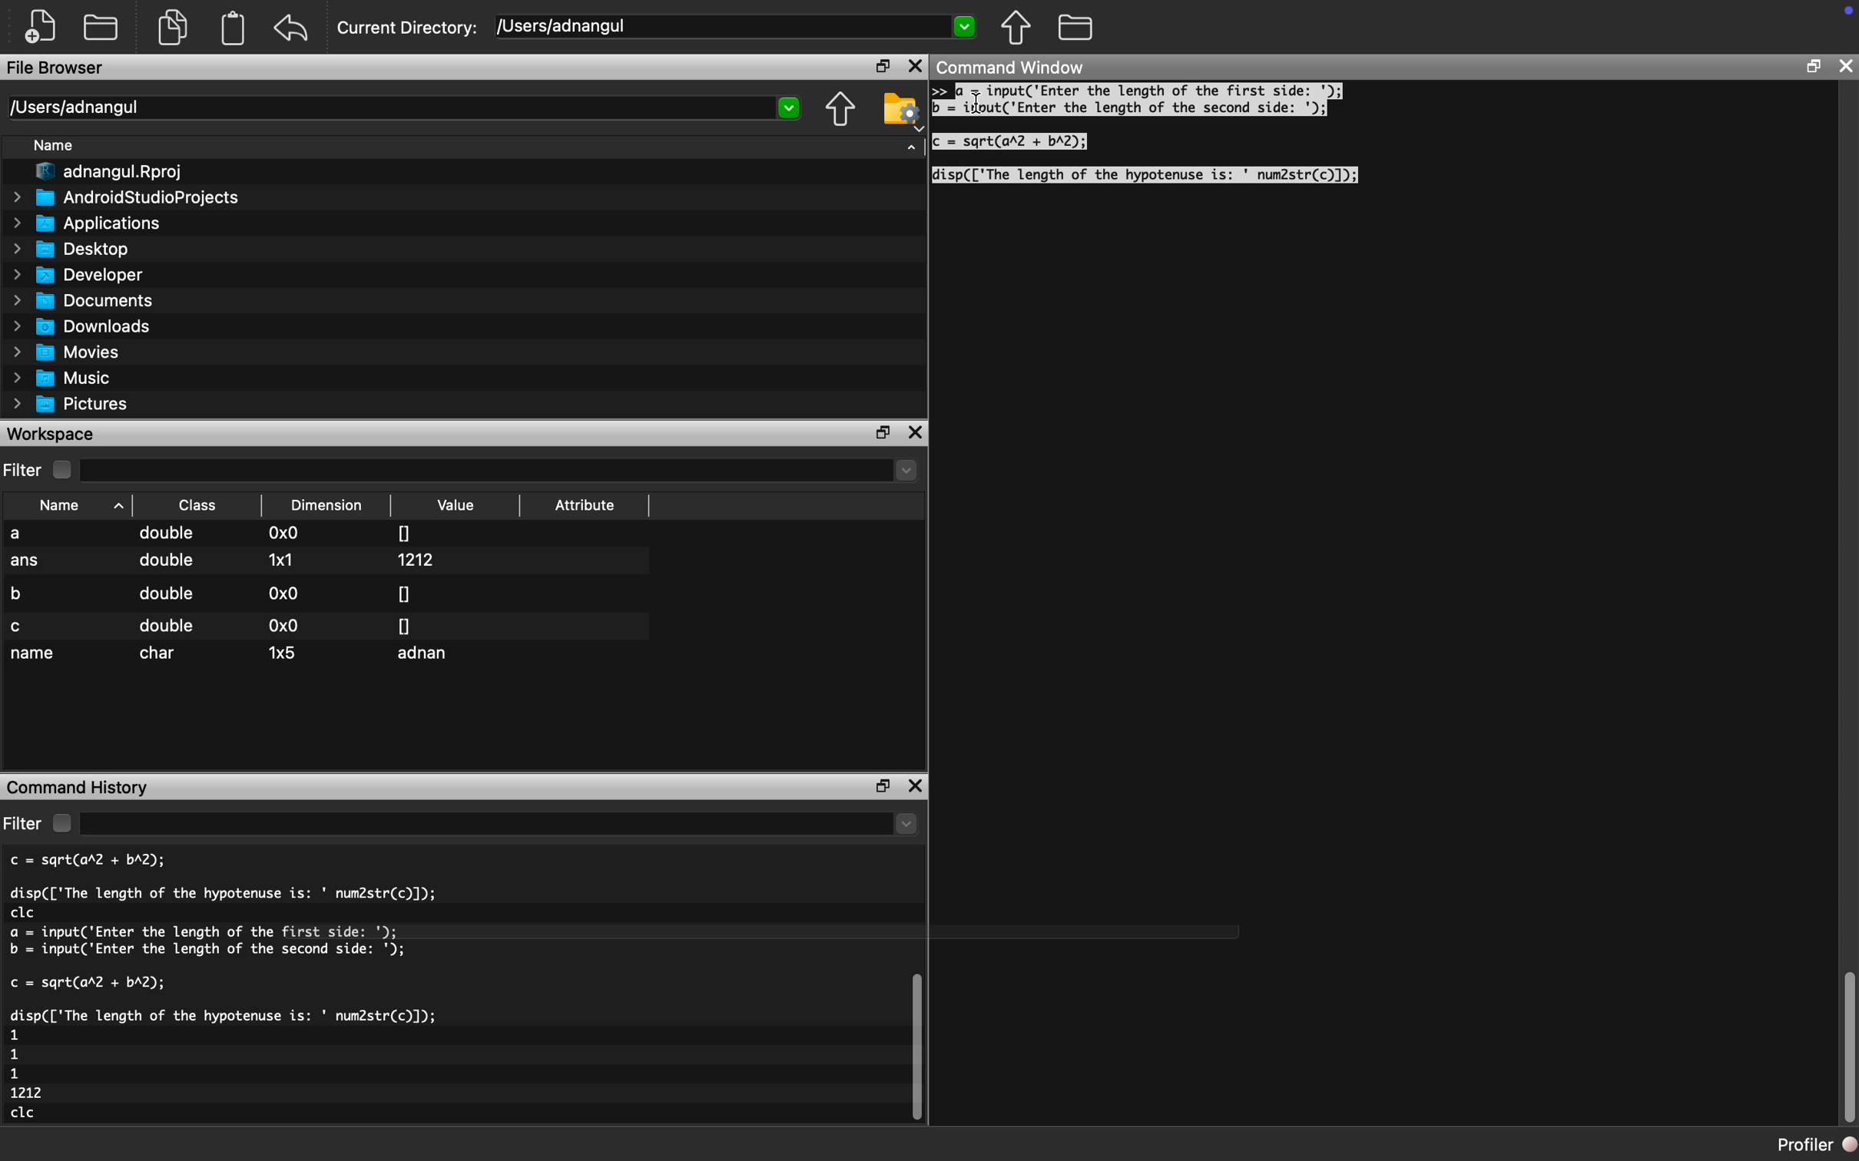  What do you see at coordinates (28, 534) in the screenshot?
I see `a` at bounding box center [28, 534].